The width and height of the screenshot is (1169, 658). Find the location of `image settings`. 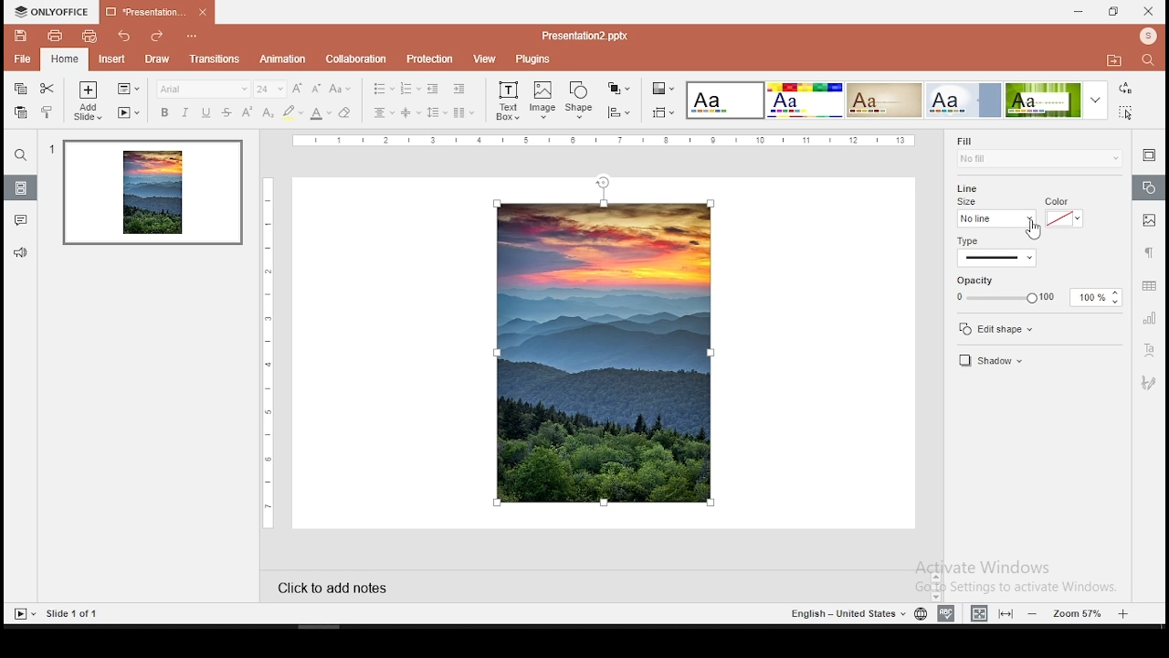

image settings is located at coordinates (1148, 220).